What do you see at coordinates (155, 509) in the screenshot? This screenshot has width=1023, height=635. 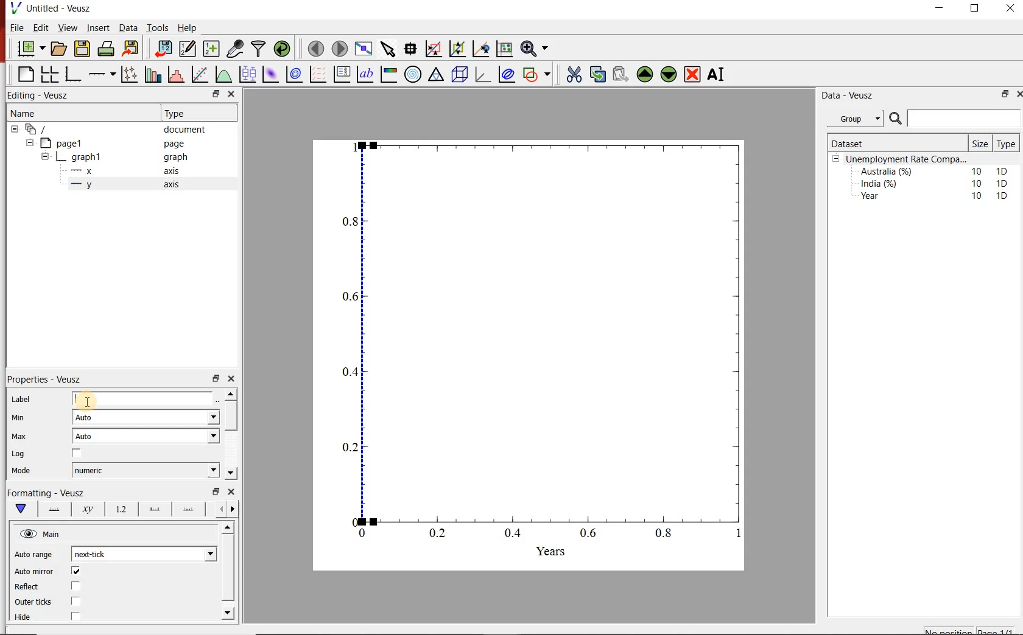 I see `major tick` at bounding box center [155, 509].